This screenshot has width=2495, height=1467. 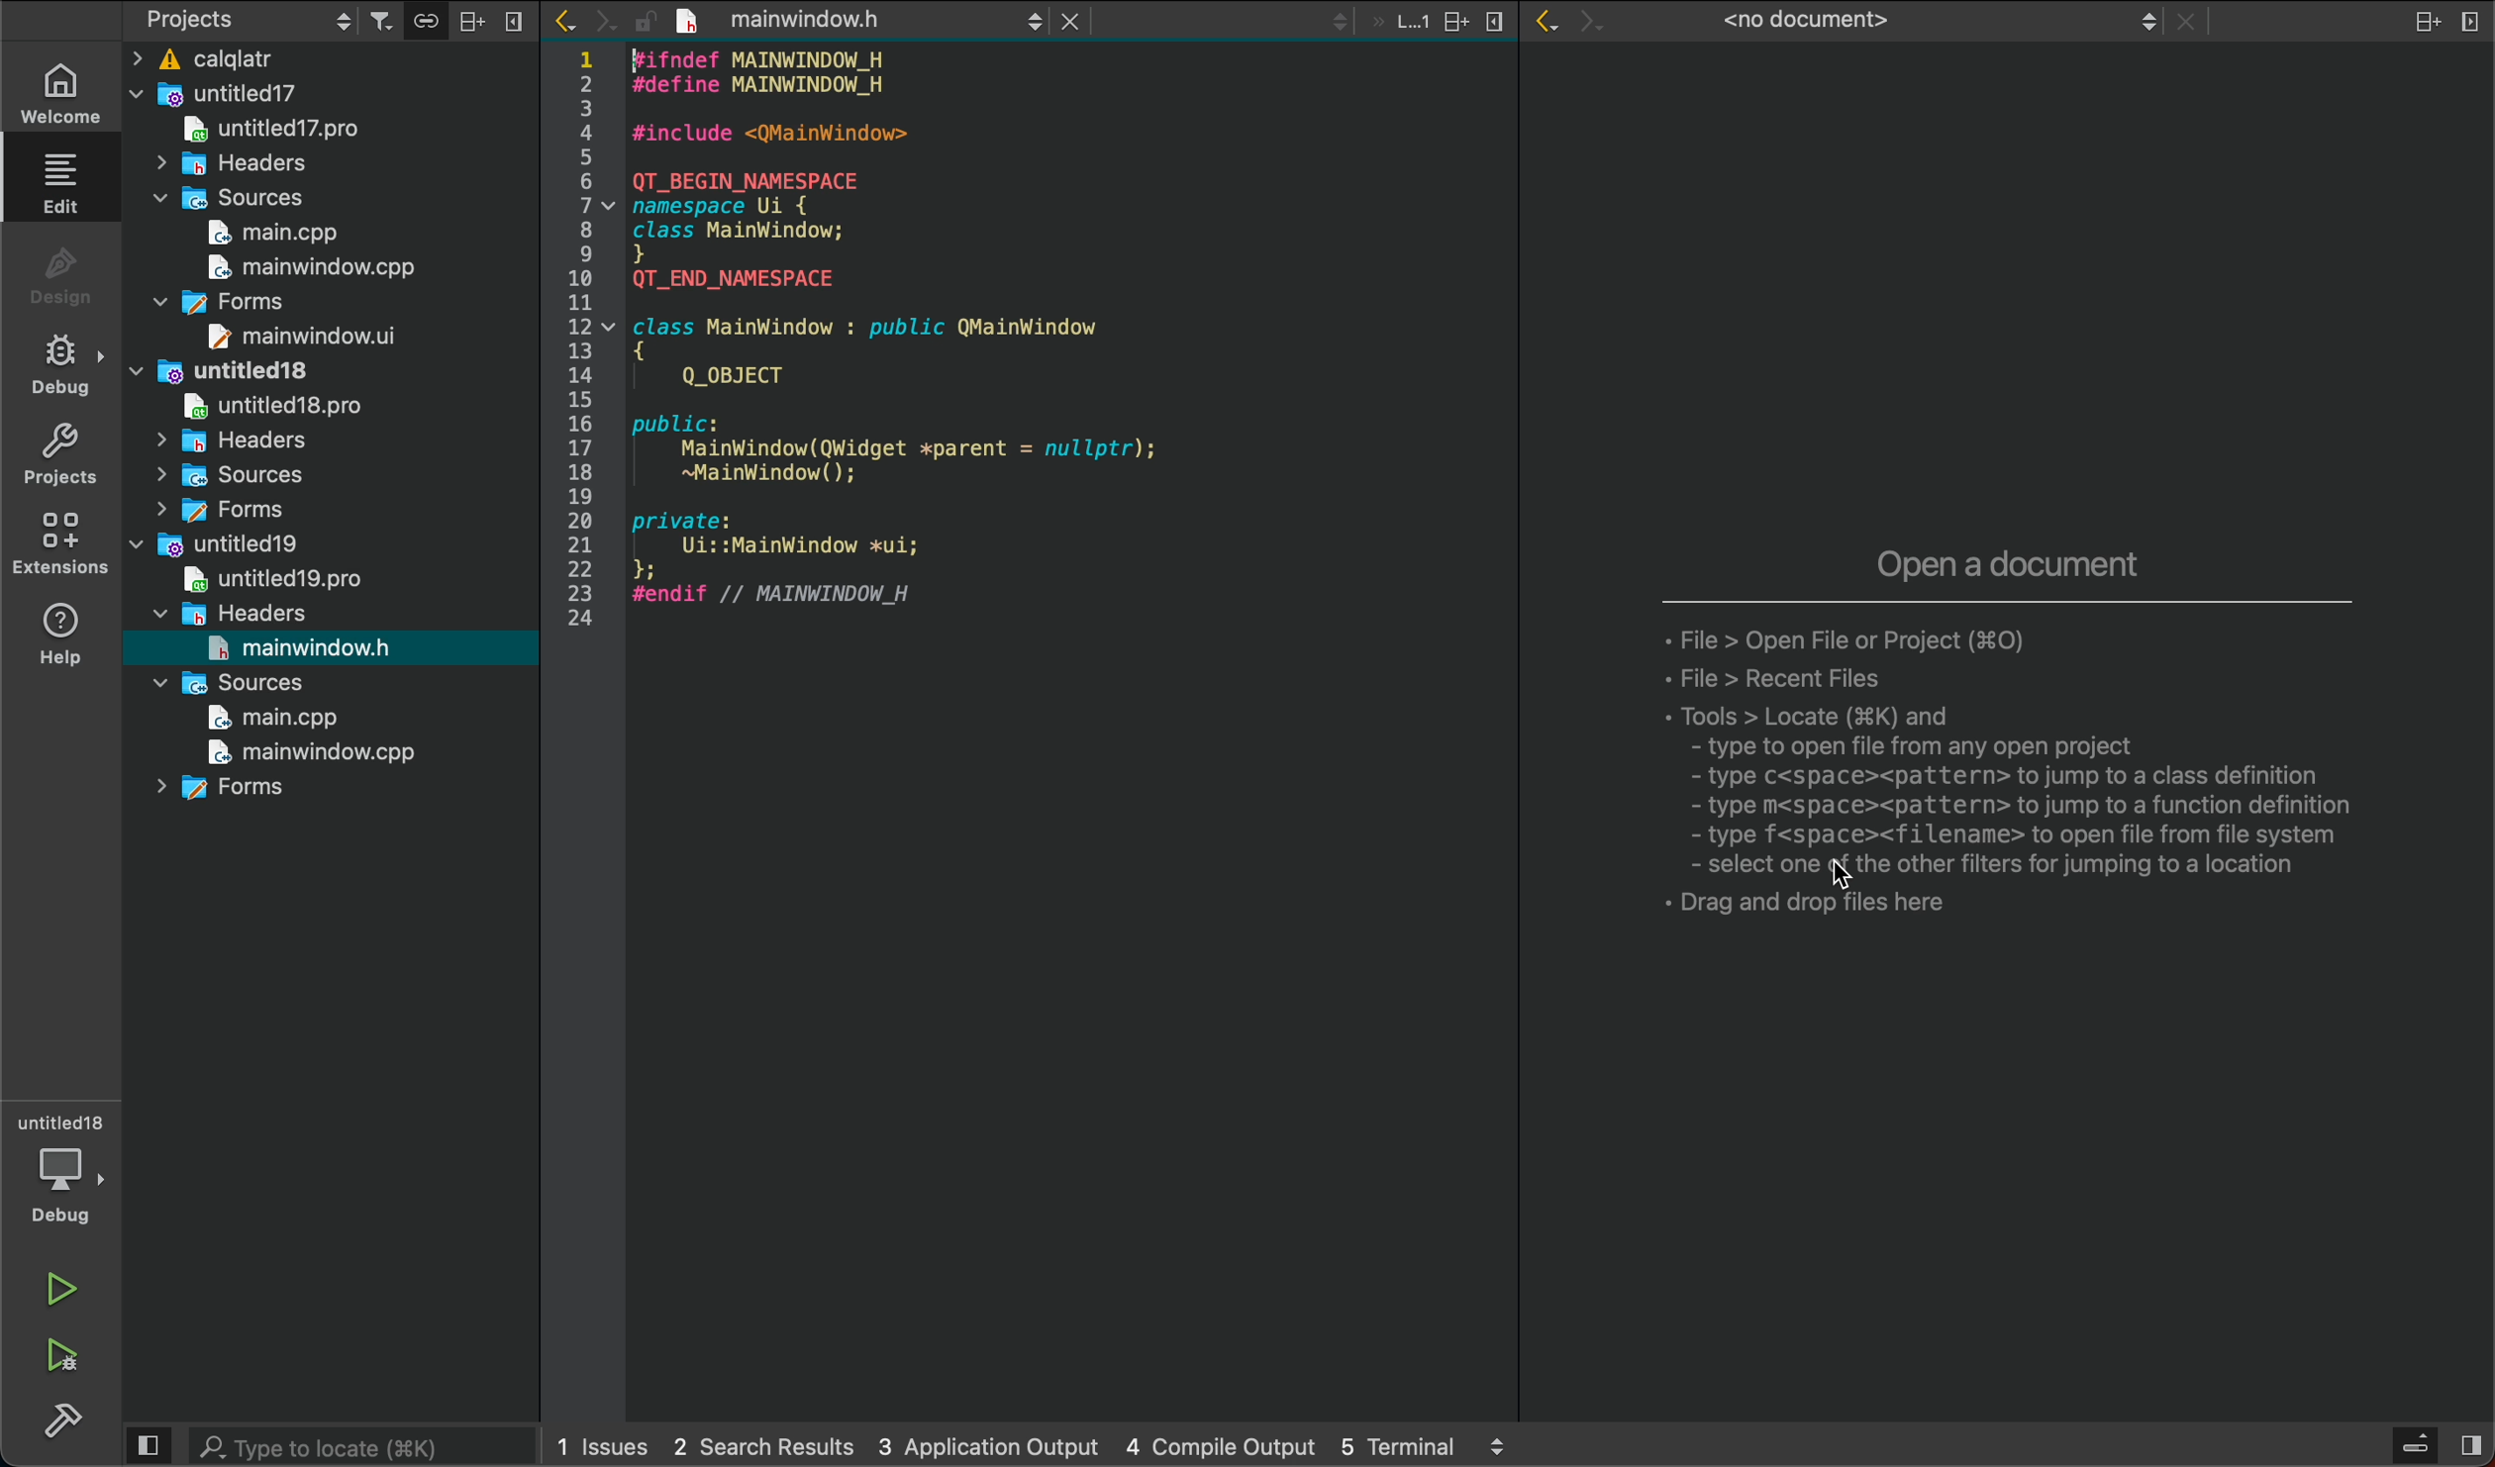 What do you see at coordinates (314, 271) in the screenshot?
I see `mainwindow.cpp` at bounding box center [314, 271].